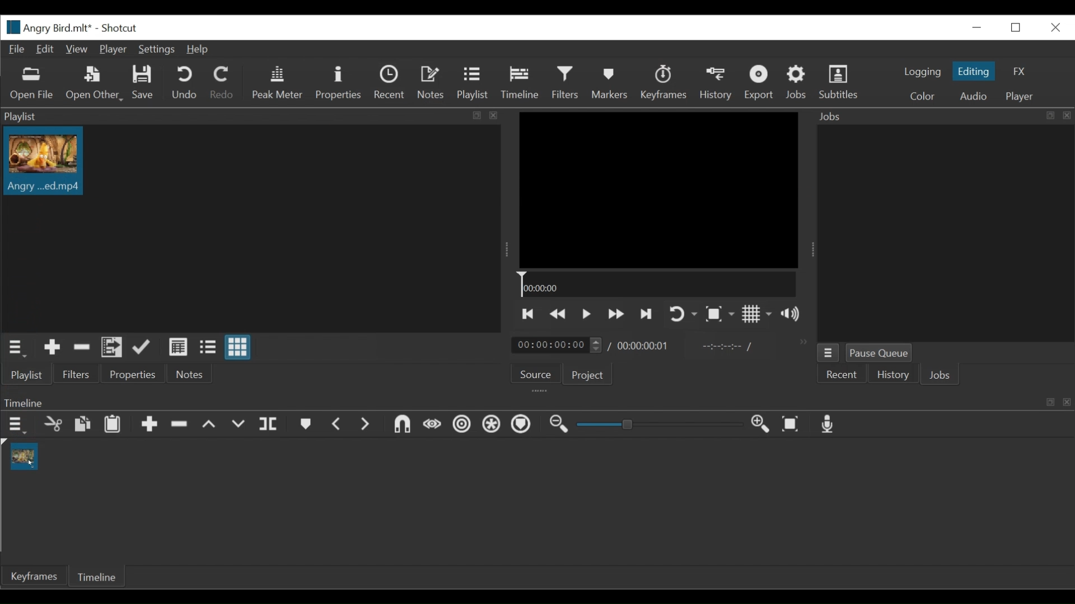 This screenshot has width=1075, height=604. I want to click on Undo, so click(184, 83).